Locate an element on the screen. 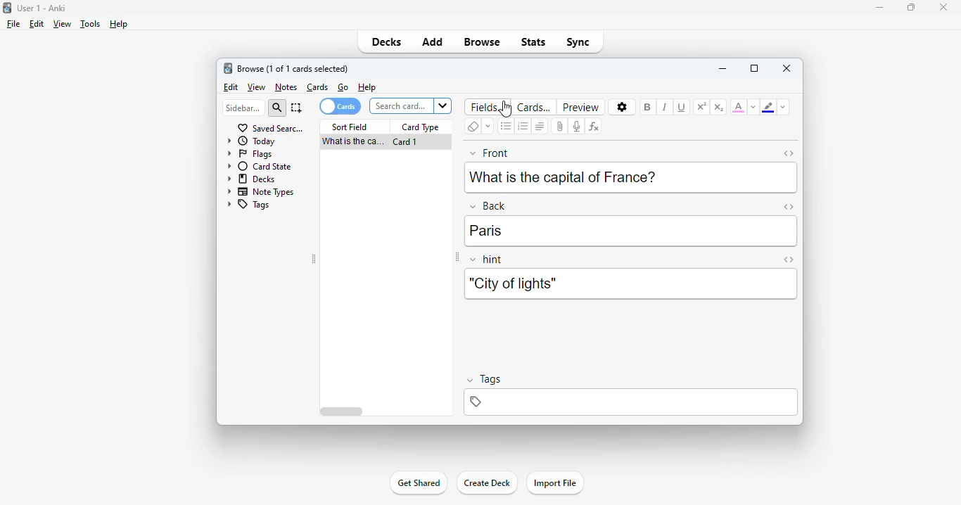 The image size is (961, 505). decks is located at coordinates (387, 41).